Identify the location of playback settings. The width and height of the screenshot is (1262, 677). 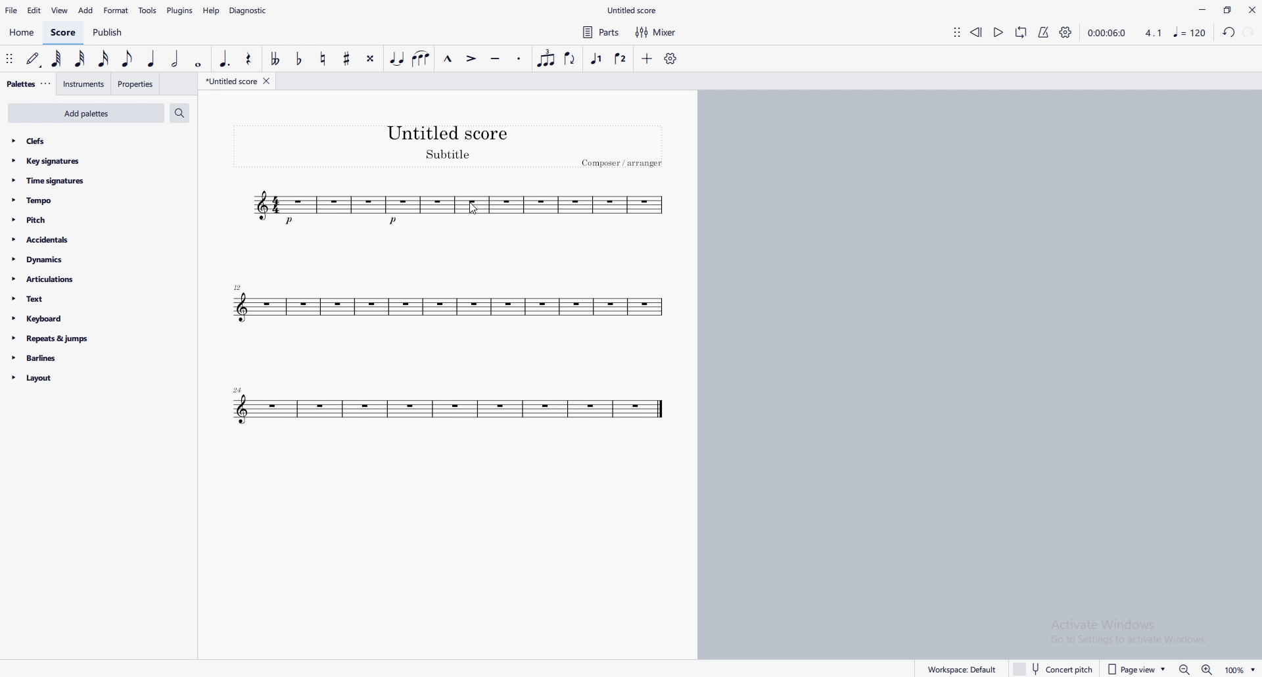
(1065, 32).